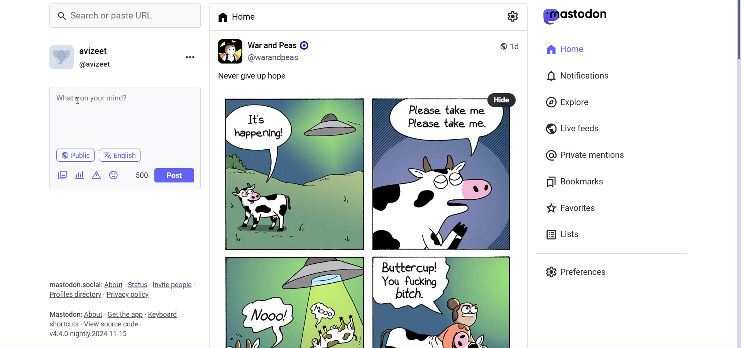  What do you see at coordinates (88, 335) in the screenshot?
I see `v4.4.0-nightly.2024-11-15` at bounding box center [88, 335].